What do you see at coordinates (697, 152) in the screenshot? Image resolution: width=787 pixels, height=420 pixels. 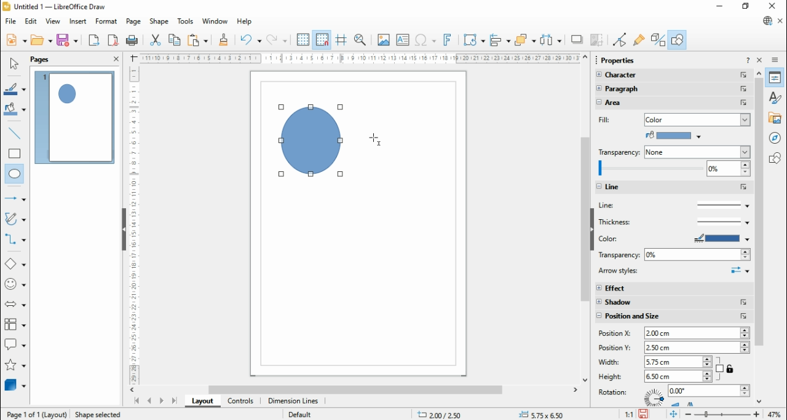 I see `none` at bounding box center [697, 152].